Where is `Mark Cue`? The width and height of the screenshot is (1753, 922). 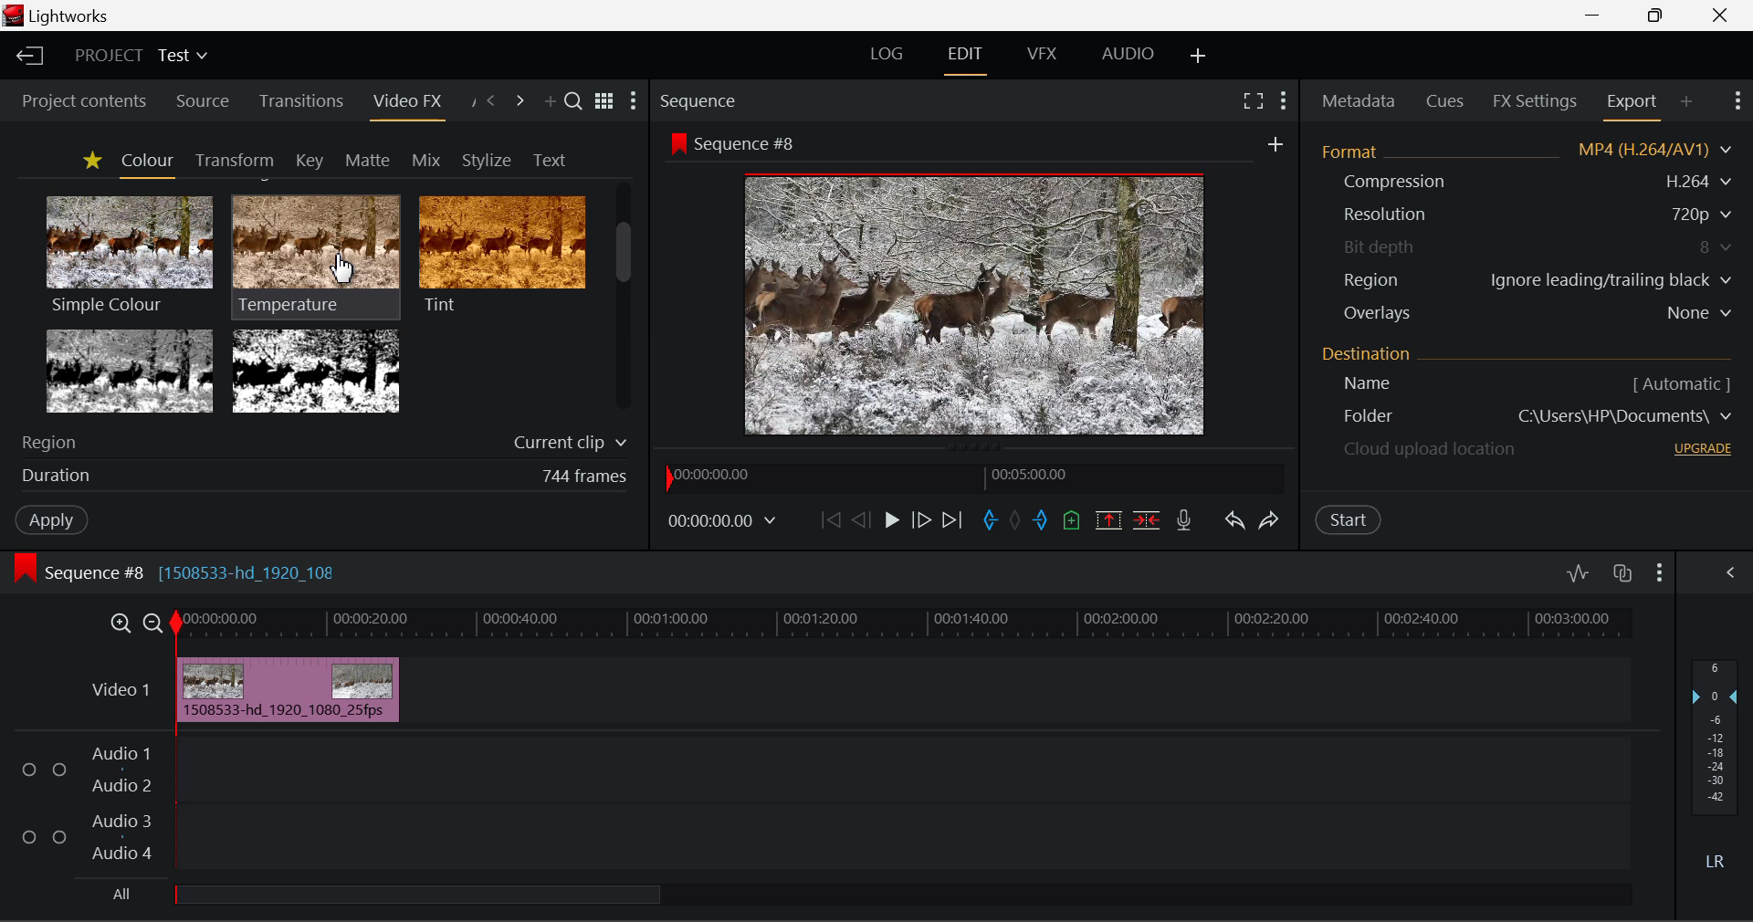 Mark Cue is located at coordinates (1072, 522).